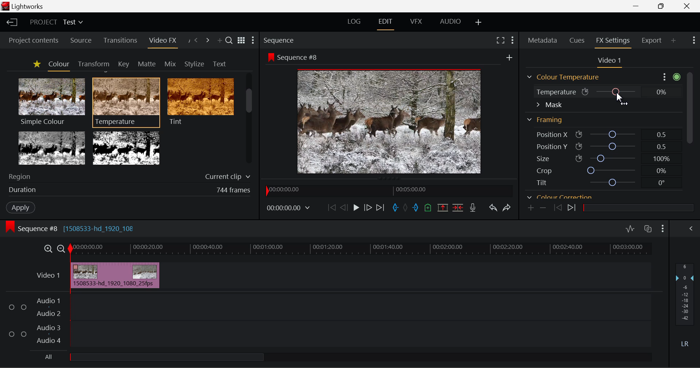 The height and width of the screenshot is (368, 700). What do you see at coordinates (12, 333) in the screenshot?
I see `Checkbox` at bounding box center [12, 333].